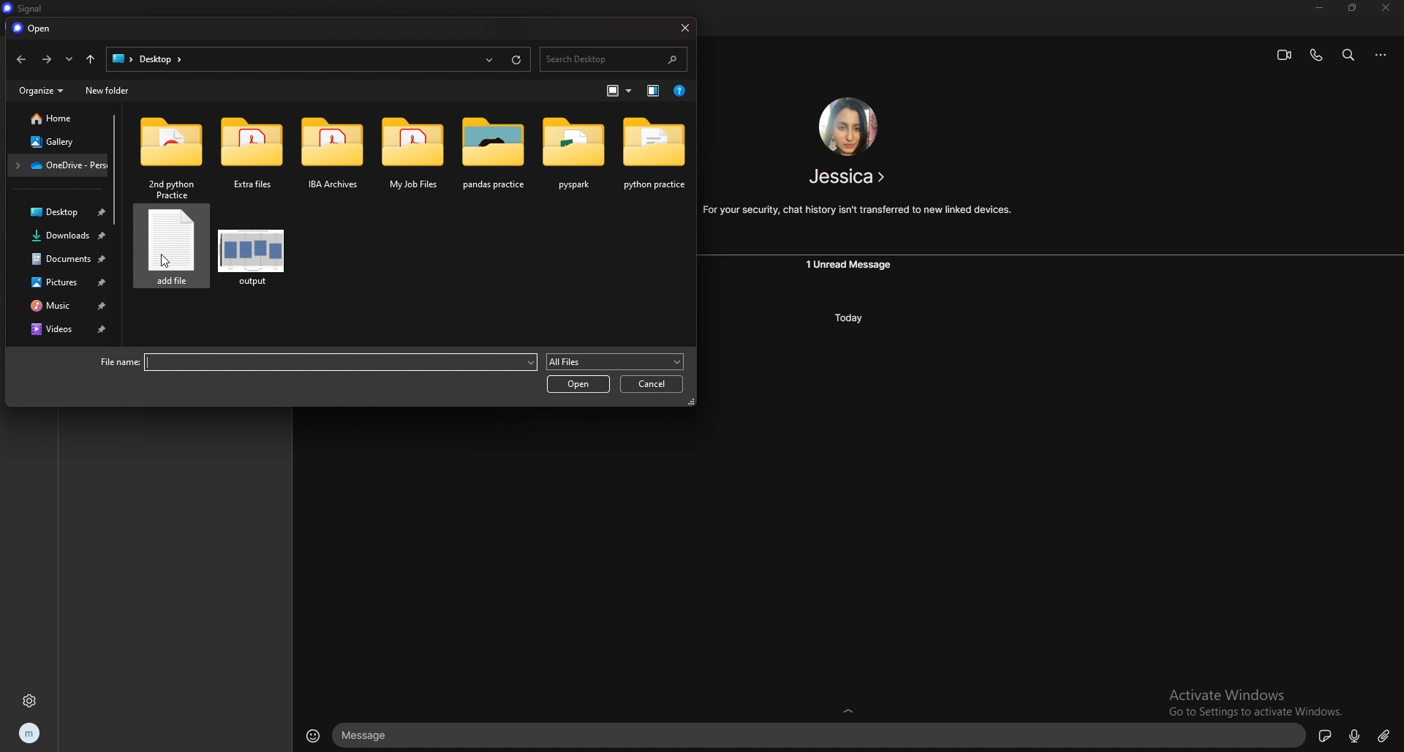 The width and height of the screenshot is (1404, 752). I want to click on text box, so click(821, 735).